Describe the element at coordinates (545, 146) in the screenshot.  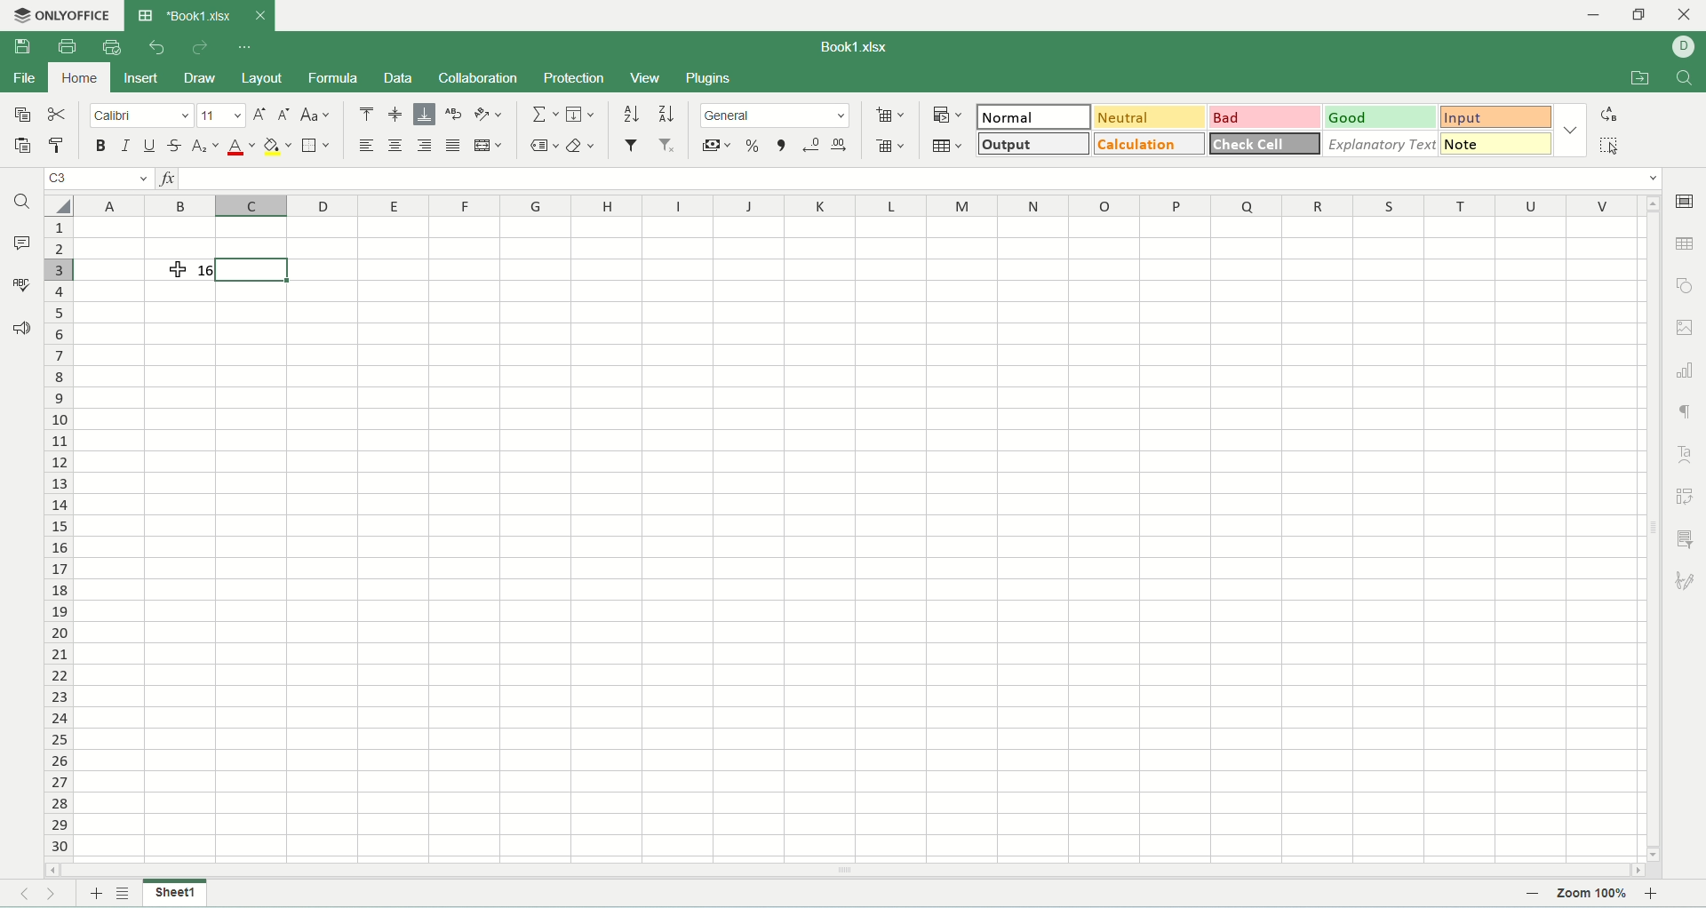
I see `named ranges` at that location.